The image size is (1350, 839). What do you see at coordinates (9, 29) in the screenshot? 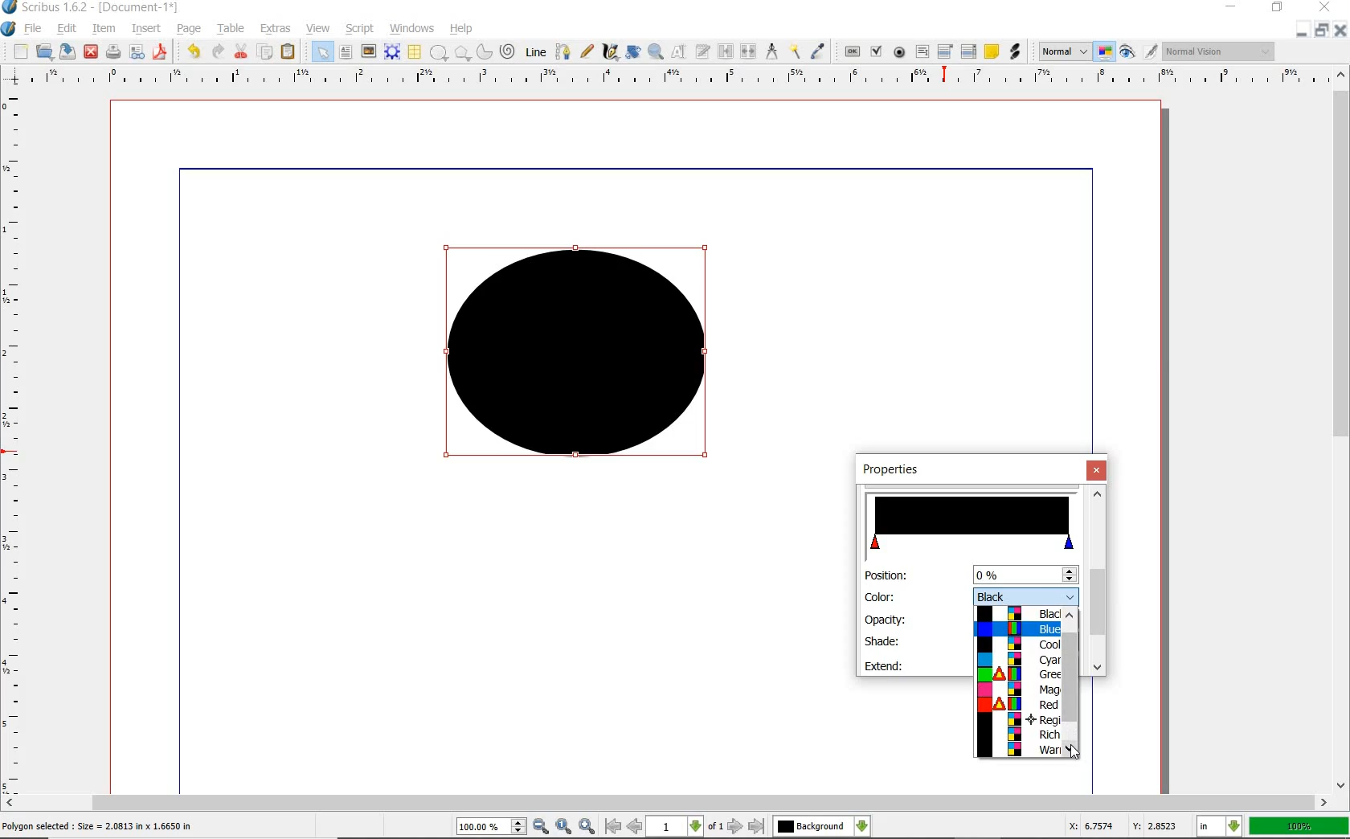
I see `SYSTEM LOGO` at bounding box center [9, 29].